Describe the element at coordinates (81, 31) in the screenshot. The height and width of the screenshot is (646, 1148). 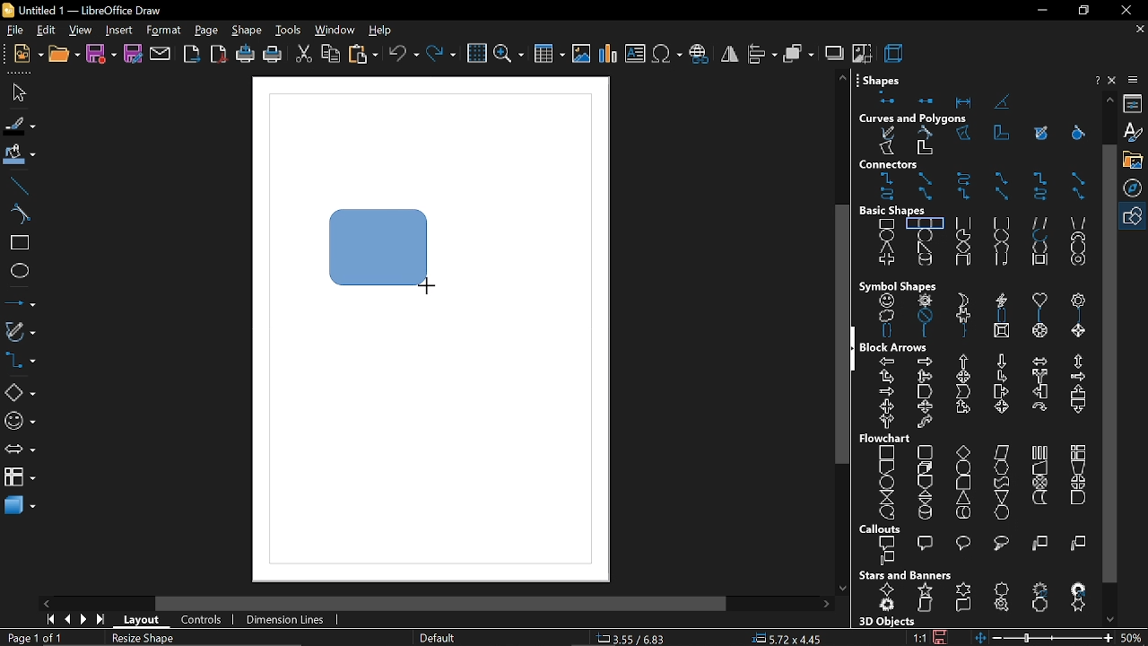
I see `view` at that location.